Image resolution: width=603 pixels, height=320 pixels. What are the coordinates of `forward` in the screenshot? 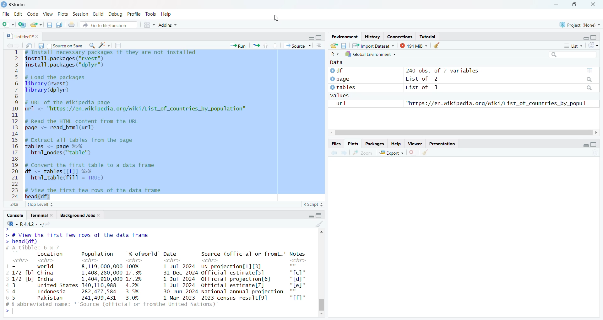 It's located at (19, 46).